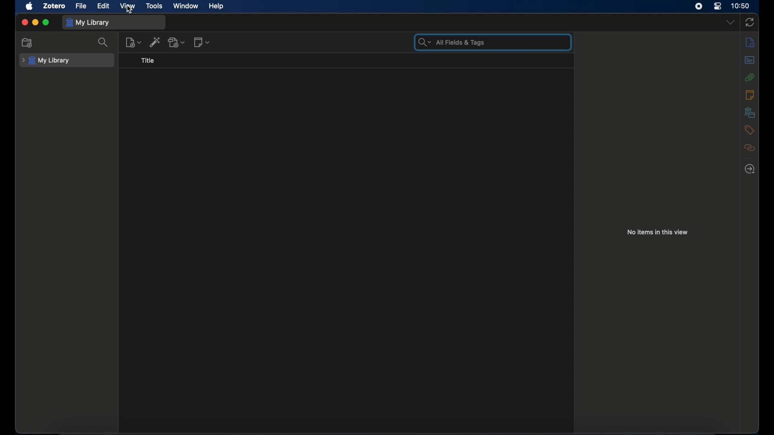  Describe the element at coordinates (133, 42) in the screenshot. I see `new items` at that location.